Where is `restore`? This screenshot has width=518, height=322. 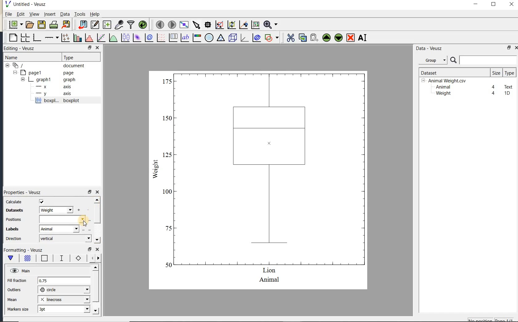
restore is located at coordinates (509, 47).